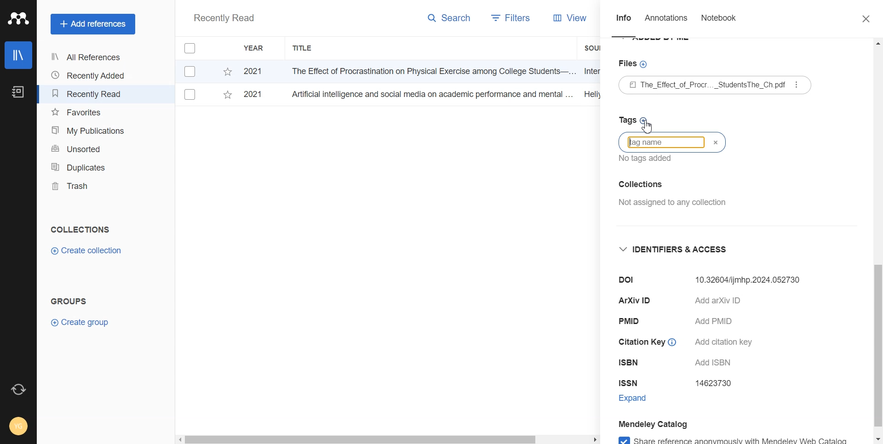 This screenshot has height=444, width=883. I want to click on Collection  Not assigned to any collection, so click(671, 191).